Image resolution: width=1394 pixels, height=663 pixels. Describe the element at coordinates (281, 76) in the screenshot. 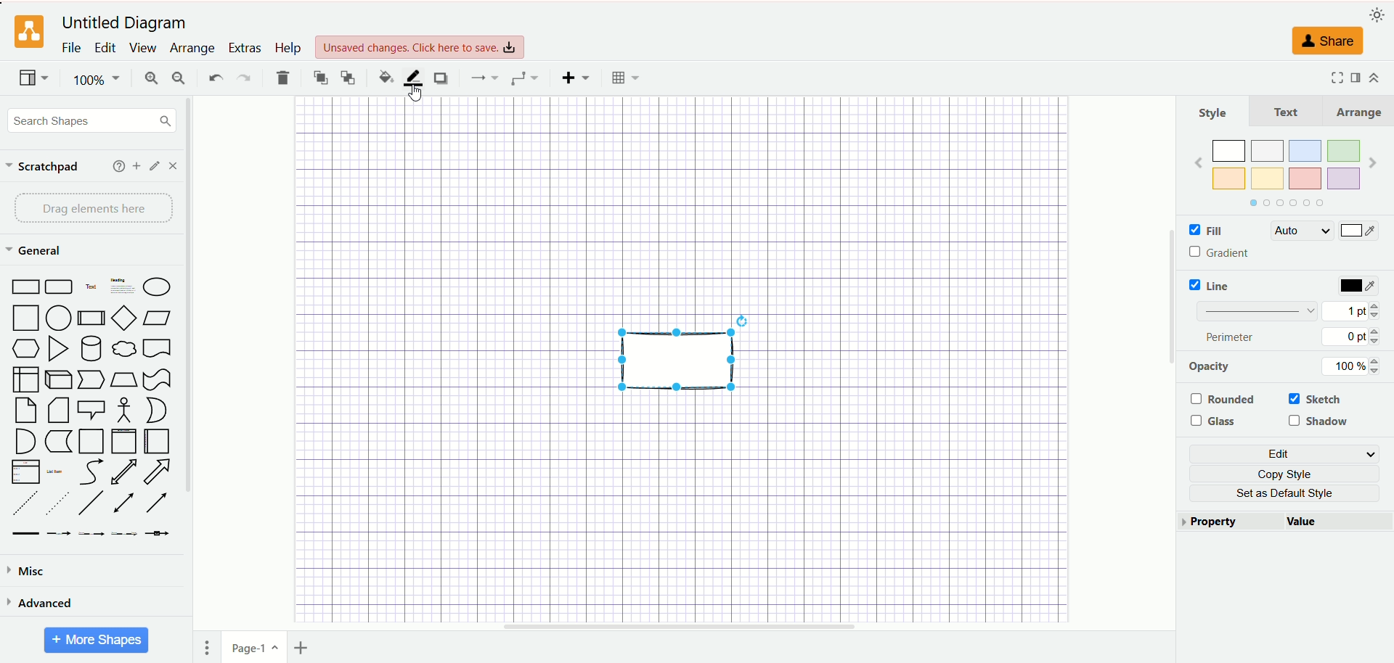

I see `delete` at that location.